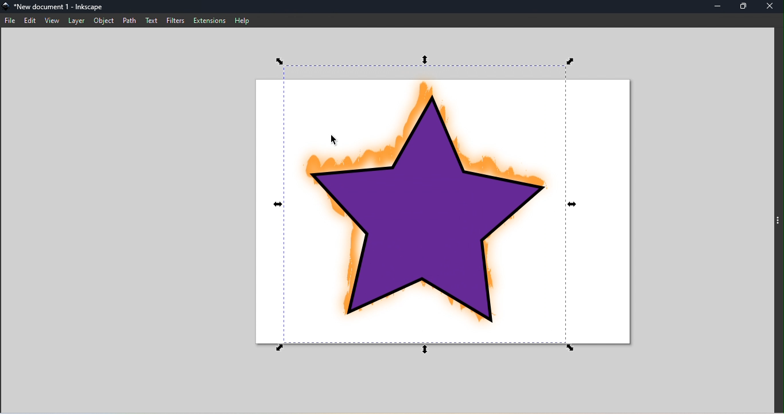 The image size is (784, 414). I want to click on View, so click(52, 22).